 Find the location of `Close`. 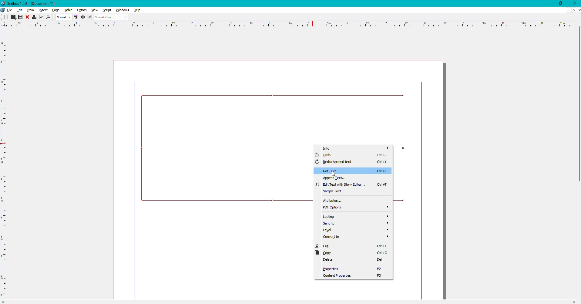

Close is located at coordinates (27, 17).